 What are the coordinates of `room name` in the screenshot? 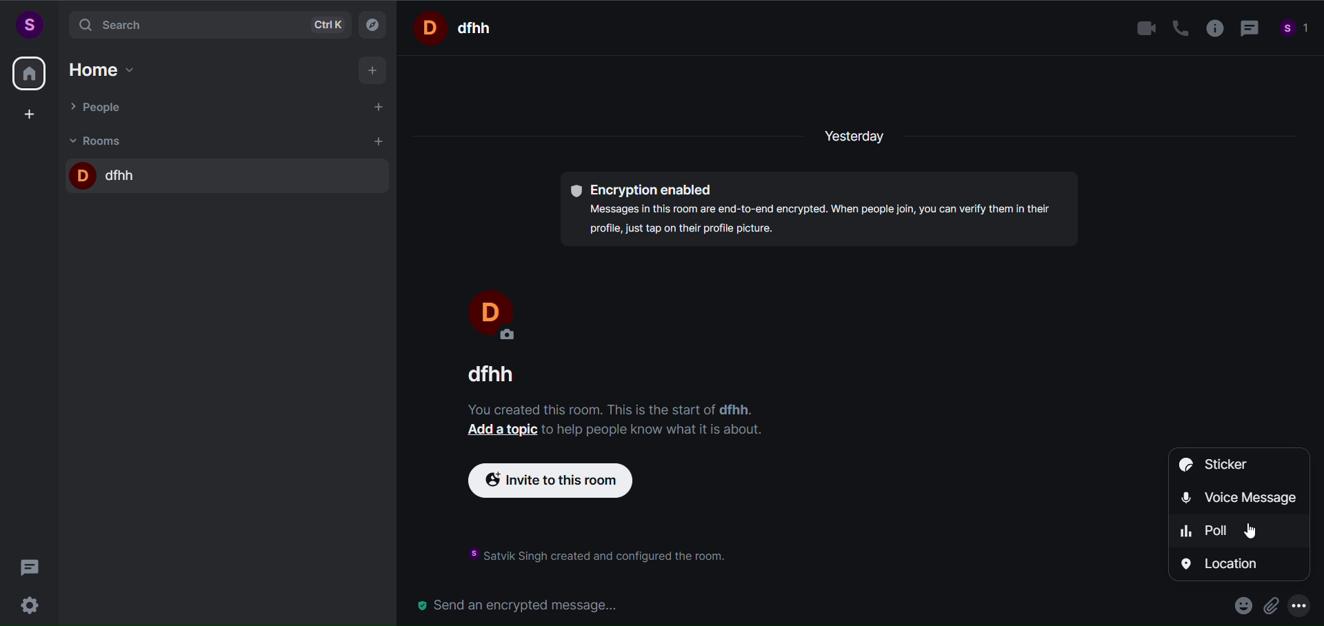 It's located at (484, 374).